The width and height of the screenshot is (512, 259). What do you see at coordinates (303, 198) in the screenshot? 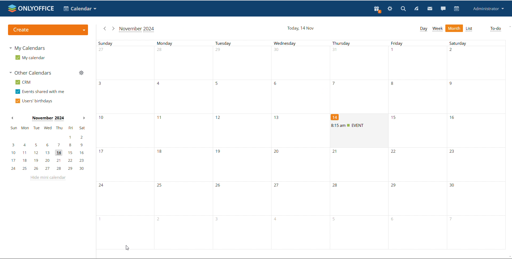
I see `24, 25, 26, 27, 28, 29, 30` at bounding box center [303, 198].